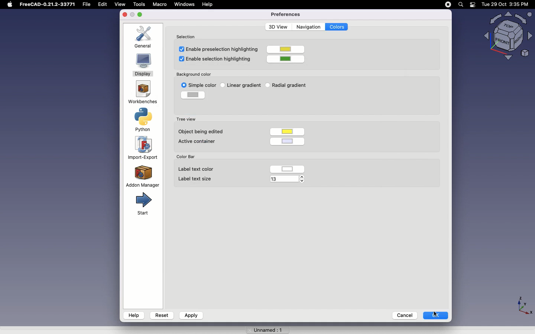 The image size is (535, 334). What do you see at coordinates (203, 131) in the screenshot?
I see `Object being edited` at bounding box center [203, 131].